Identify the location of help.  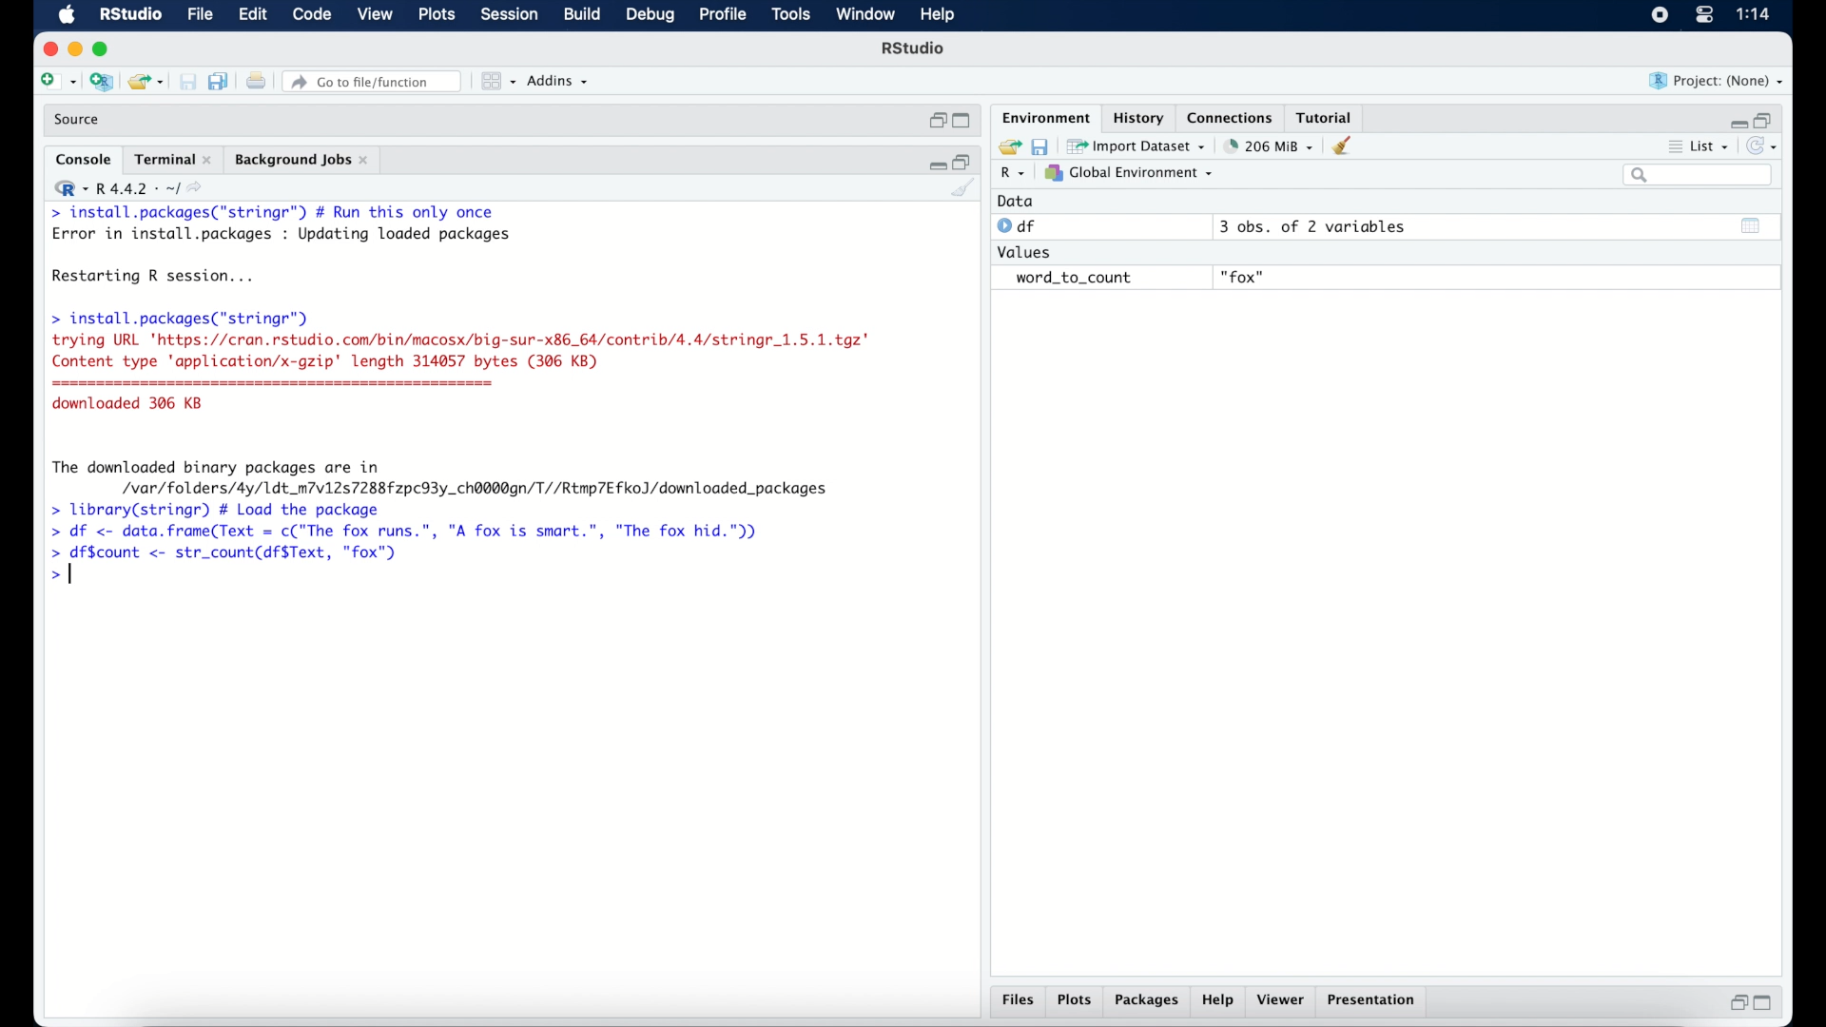
(1220, 1001).